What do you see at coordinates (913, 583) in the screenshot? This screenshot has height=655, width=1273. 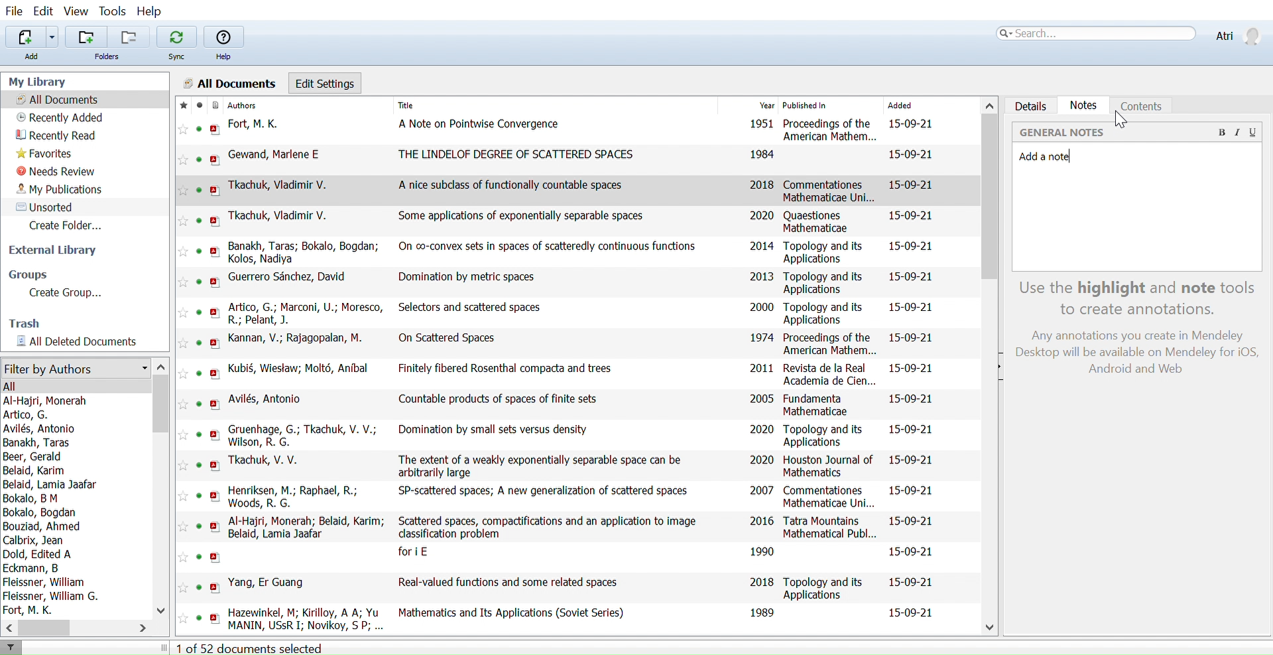 I see `15-09-21` at bounding box center [913, 583].